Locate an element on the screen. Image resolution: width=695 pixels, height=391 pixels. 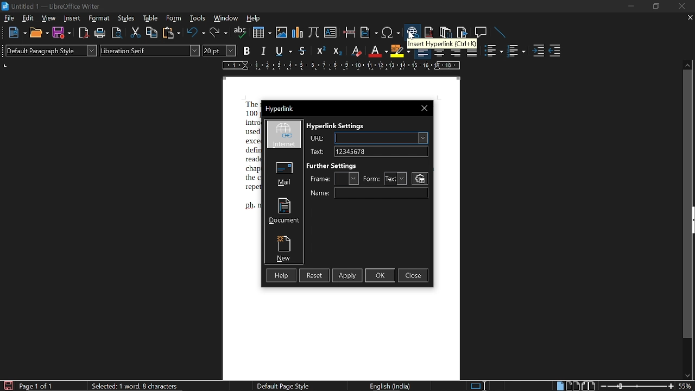
table is located at coordinates (151, 19).